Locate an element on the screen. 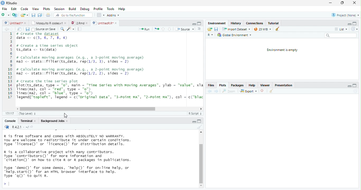 Image resolution: width=361 pixels, height=190 pixels. ‘Environment is located at coordinates (216, 23).